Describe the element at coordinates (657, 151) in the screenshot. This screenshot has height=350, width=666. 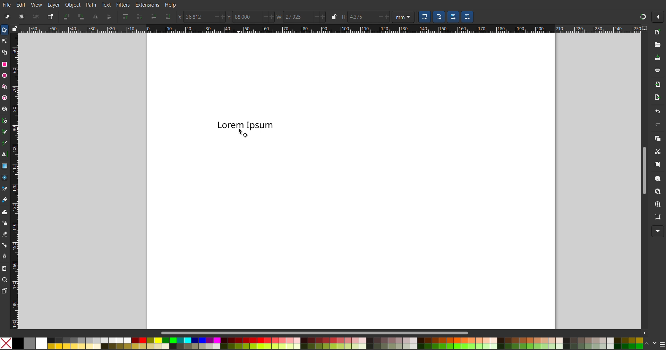
I see `Cut` at that location.